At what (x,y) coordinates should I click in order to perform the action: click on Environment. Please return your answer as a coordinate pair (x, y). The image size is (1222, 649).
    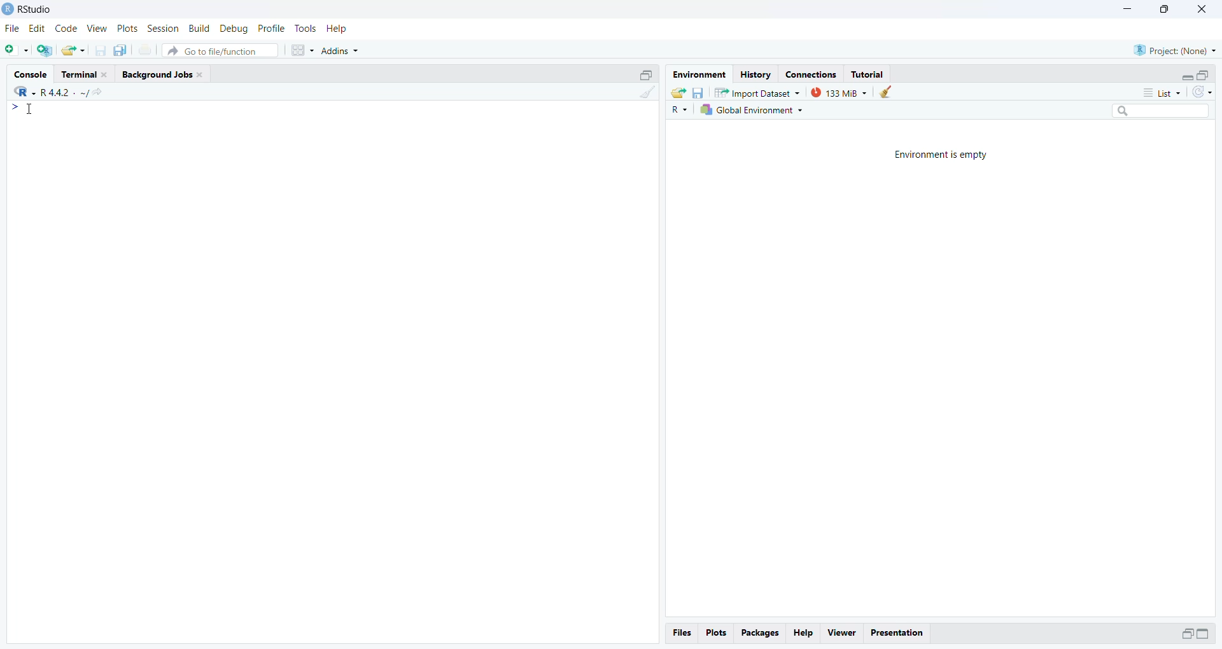
    Looking at the image, I should click on (698, 75).